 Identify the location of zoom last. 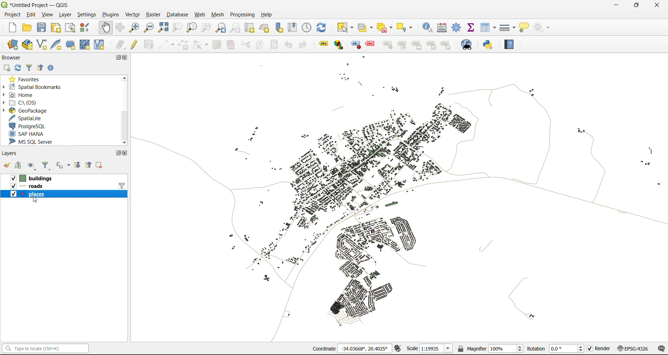
(221, 27).